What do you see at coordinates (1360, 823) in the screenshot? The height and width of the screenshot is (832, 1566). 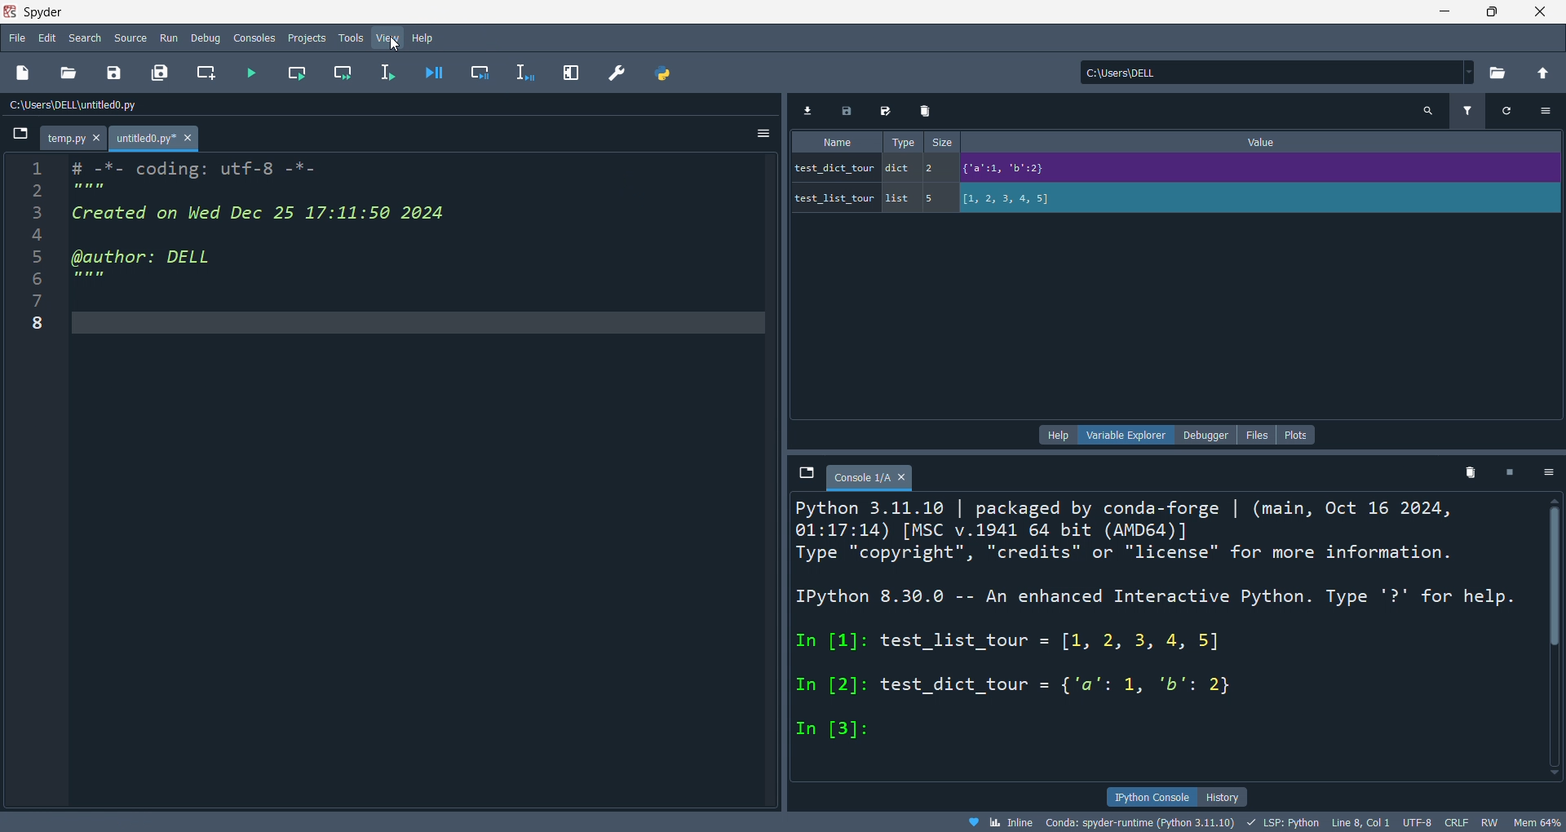 I see `cursor position` at bounding box center [1360, 823].